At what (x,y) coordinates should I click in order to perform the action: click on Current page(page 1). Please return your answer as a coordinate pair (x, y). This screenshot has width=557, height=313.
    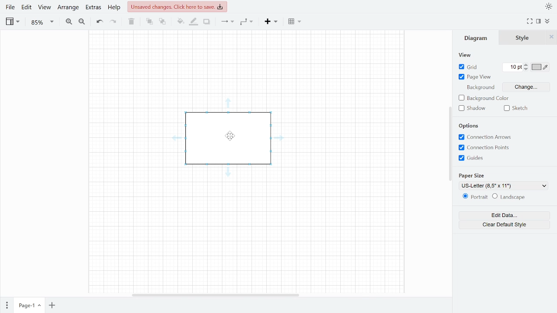
    Looking at the image, I should click on (29, 306).